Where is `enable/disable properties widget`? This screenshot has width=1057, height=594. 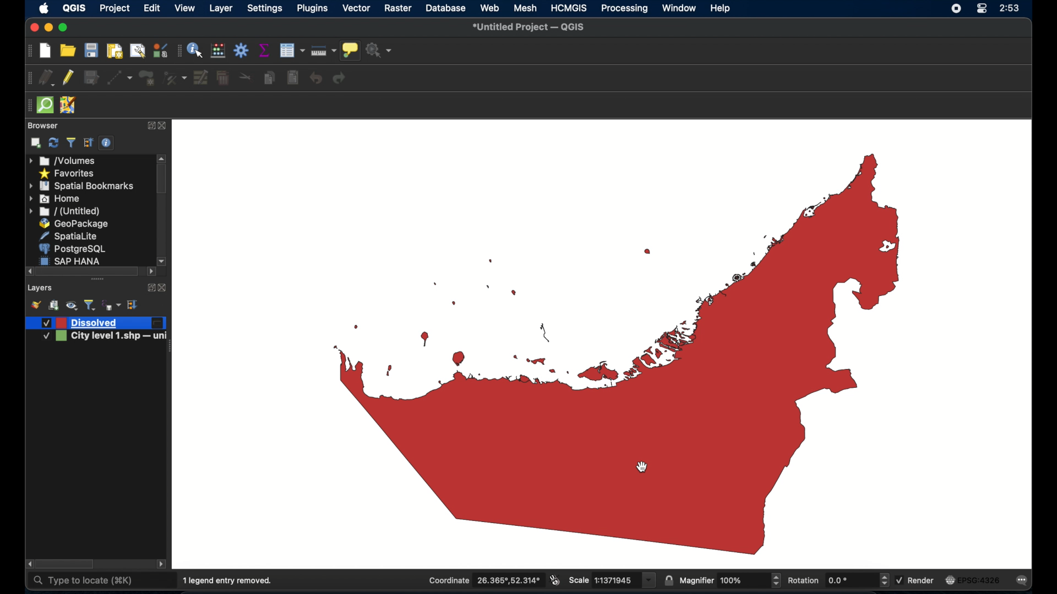
enable/disable properties widget is located at coordinates (106, 143).